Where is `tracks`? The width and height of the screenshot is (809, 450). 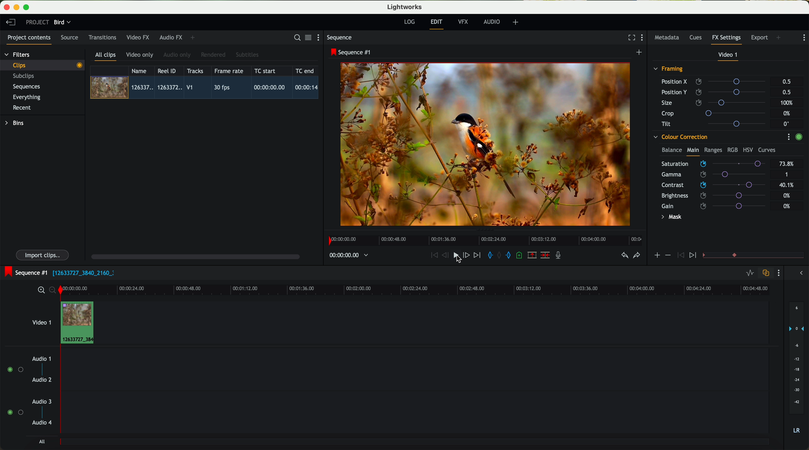 tracks is located at coordinates (194, 71).